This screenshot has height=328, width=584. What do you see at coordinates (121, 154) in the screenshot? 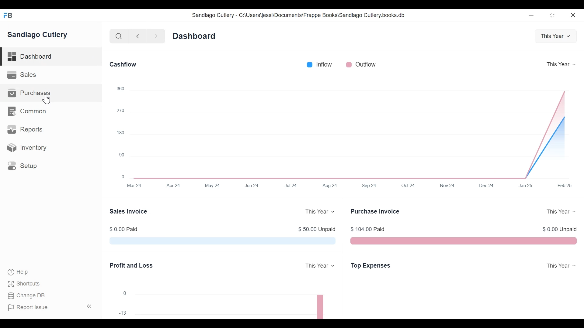
I see `90` at bounding box center [121, 154].